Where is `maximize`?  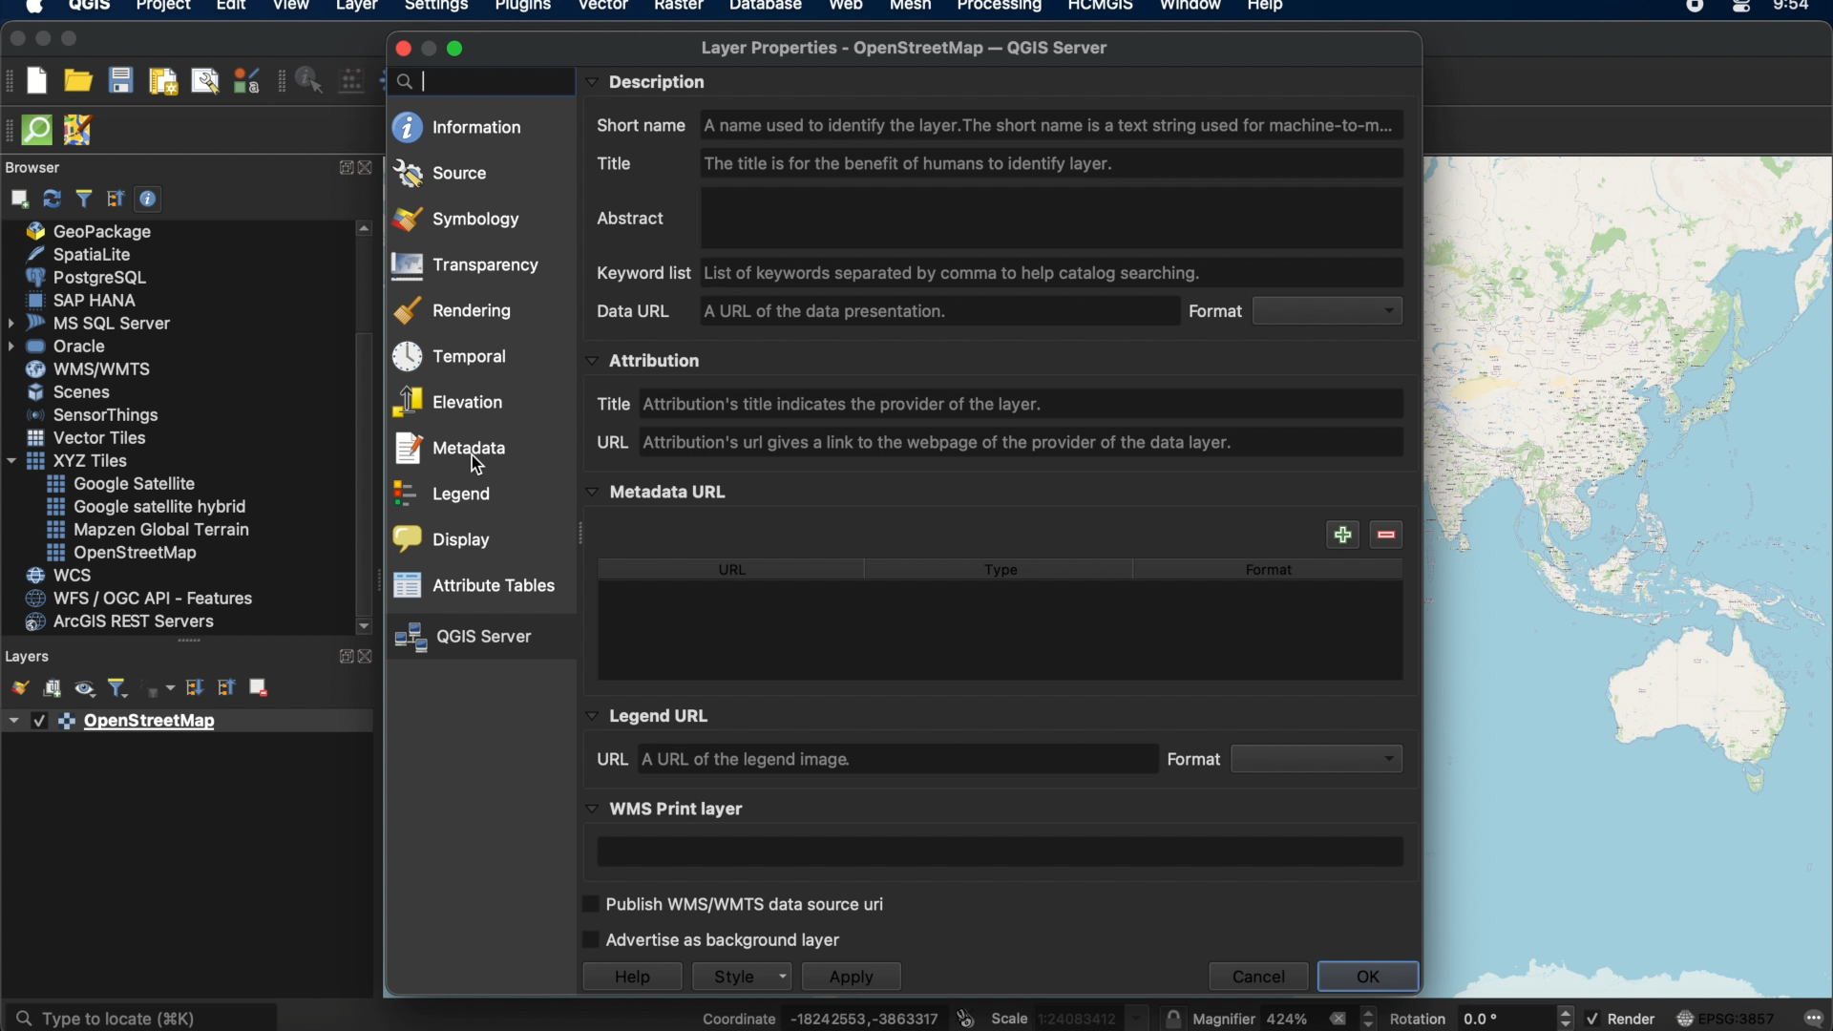
maximize is located at coordinates (457, 49).